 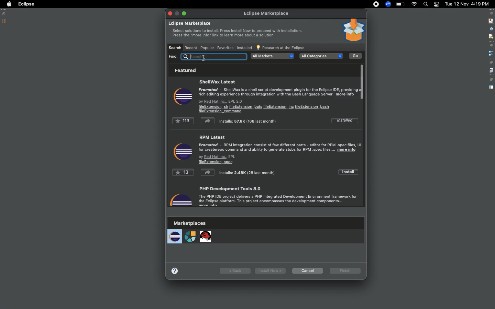 What do you see at coordinates (214, 56) in the screenshot?
I see `` at bounding box center [214, 56].